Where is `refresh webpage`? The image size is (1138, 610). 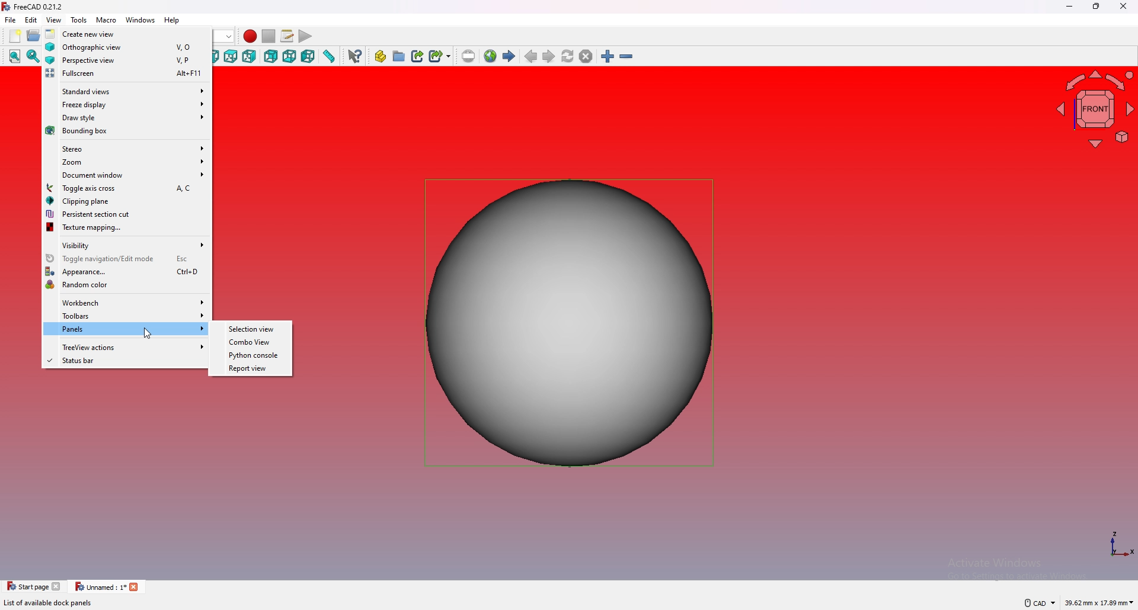
refresh webpage is located at coordinates (567, 56).